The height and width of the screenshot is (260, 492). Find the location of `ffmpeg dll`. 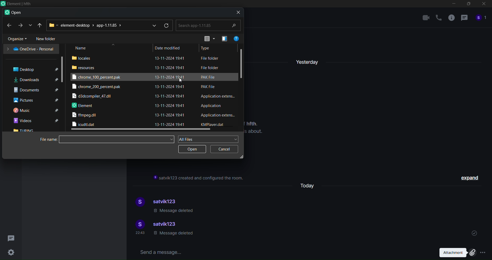

ffmpeg dll is located at coordinates (85, 116).